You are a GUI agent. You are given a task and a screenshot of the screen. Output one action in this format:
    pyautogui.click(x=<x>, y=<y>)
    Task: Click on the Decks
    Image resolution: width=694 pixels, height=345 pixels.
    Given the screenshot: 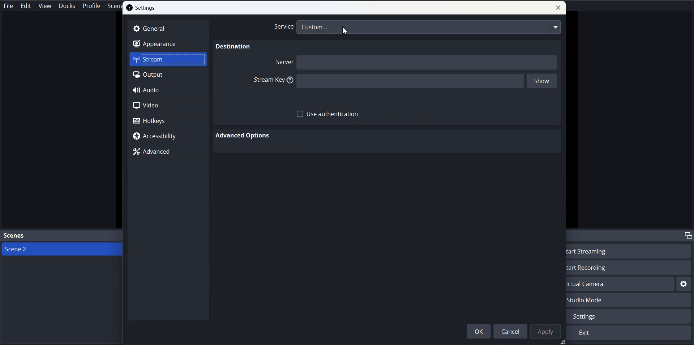 What is the action you would take?
    pyautogui.click(x=67, y=6)
    